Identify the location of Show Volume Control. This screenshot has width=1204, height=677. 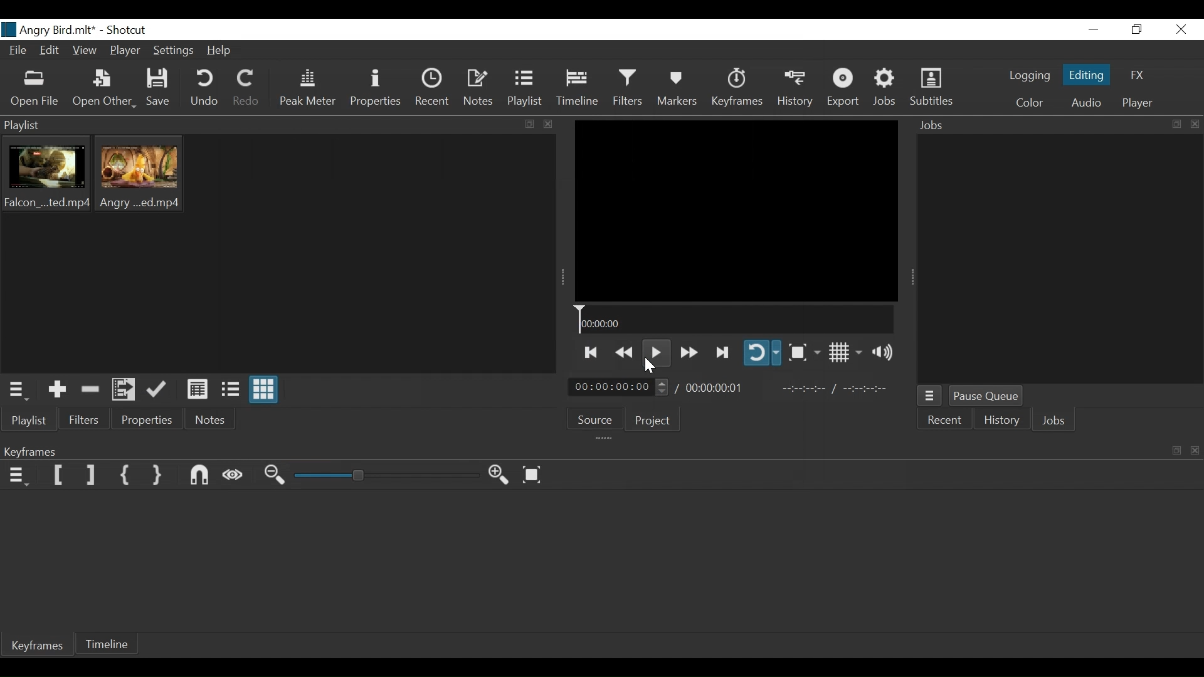
(885, 353).